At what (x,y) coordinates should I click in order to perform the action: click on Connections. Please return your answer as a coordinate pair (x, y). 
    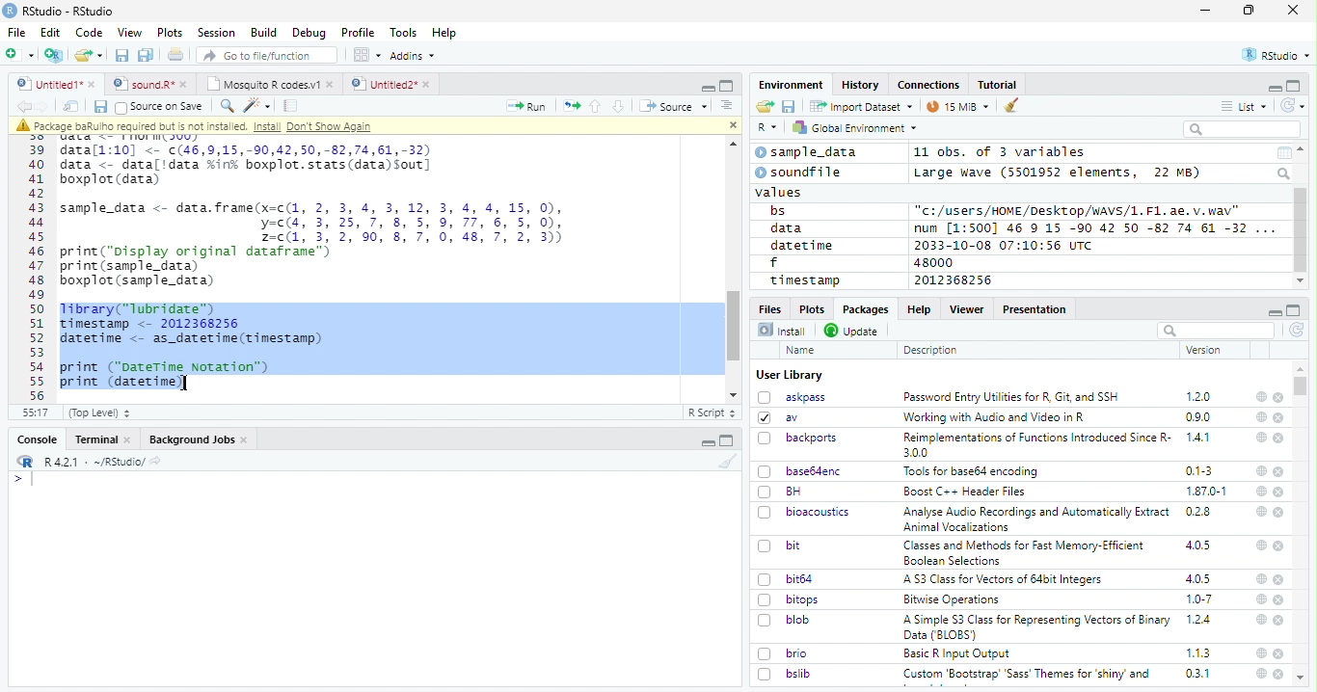
    Looking at the image, I should click on (927, 85).